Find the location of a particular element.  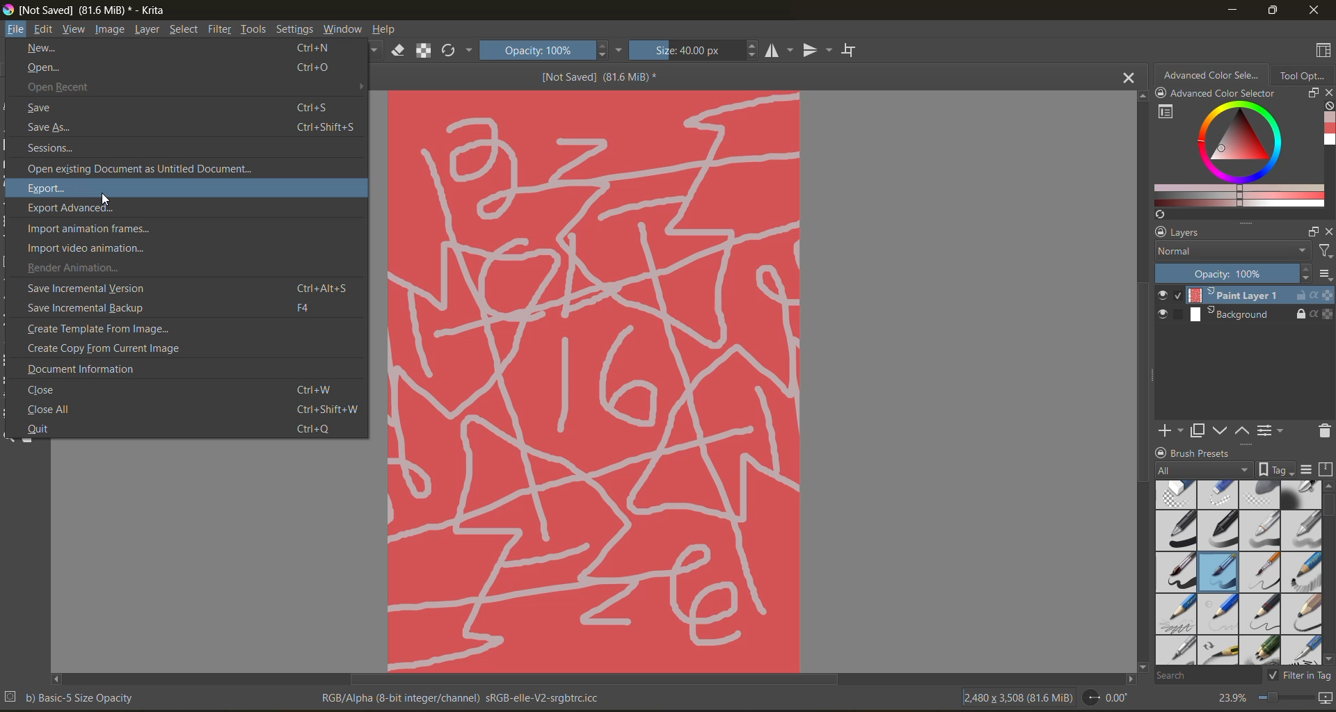

add is located at coordinates (1168, 430).